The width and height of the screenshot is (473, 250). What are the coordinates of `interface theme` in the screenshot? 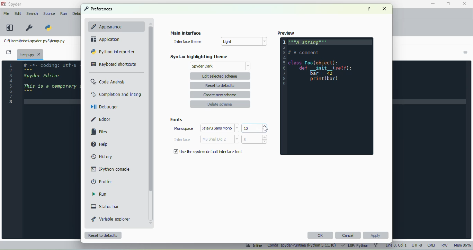 It's located at (188, 42).